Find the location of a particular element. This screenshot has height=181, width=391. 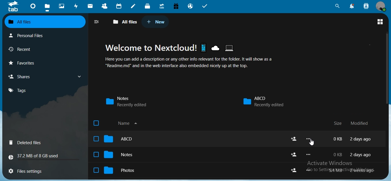

new is located at coordinates (155, 21).